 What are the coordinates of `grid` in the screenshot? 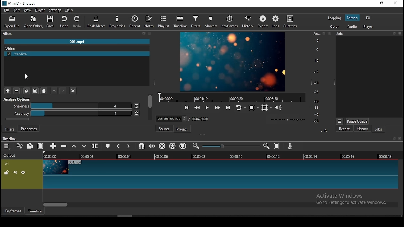 It's located at (265, 110).